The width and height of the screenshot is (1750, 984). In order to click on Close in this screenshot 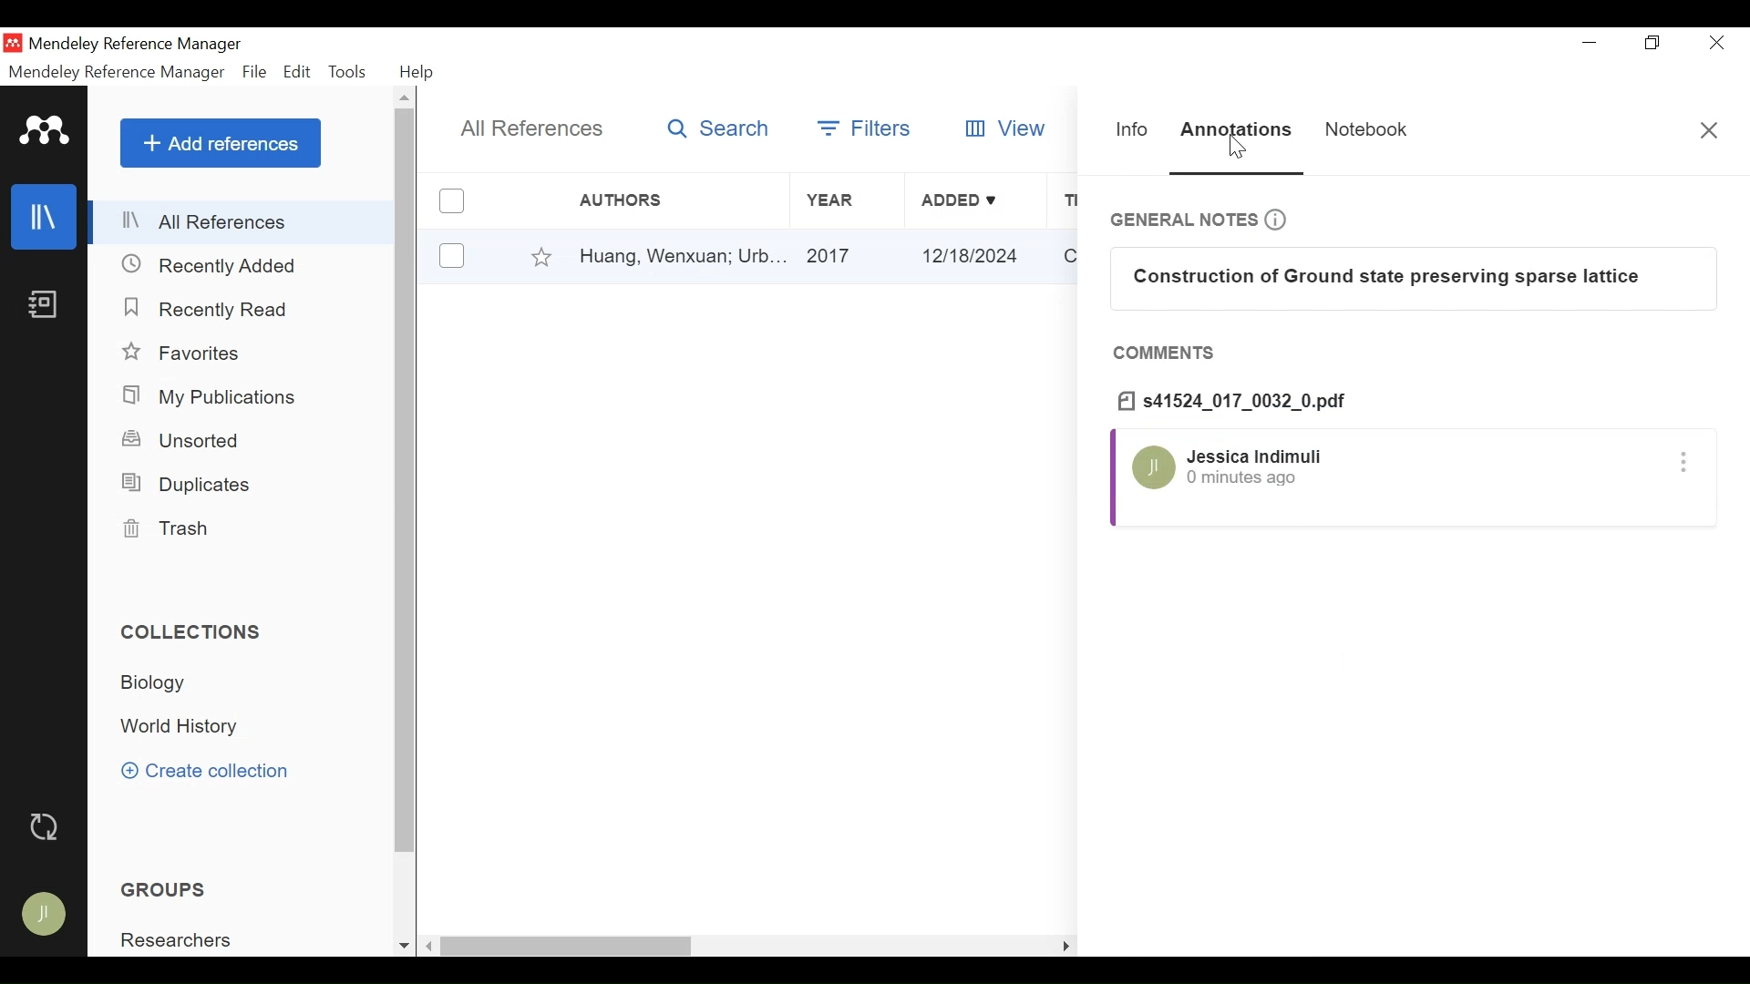, I will do `click(1707, 128)`.